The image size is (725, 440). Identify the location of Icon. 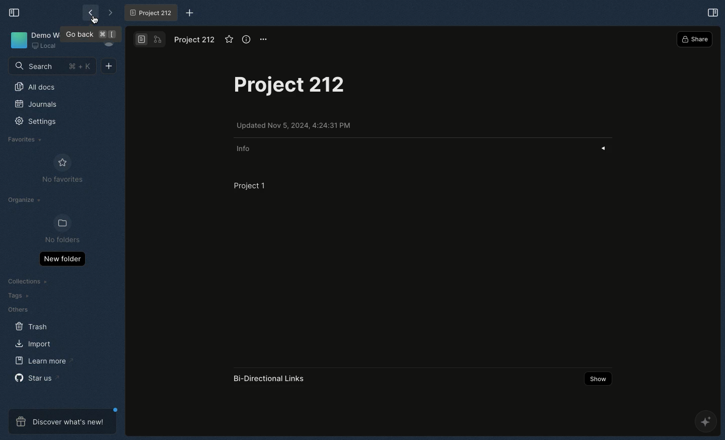
(17, 40).